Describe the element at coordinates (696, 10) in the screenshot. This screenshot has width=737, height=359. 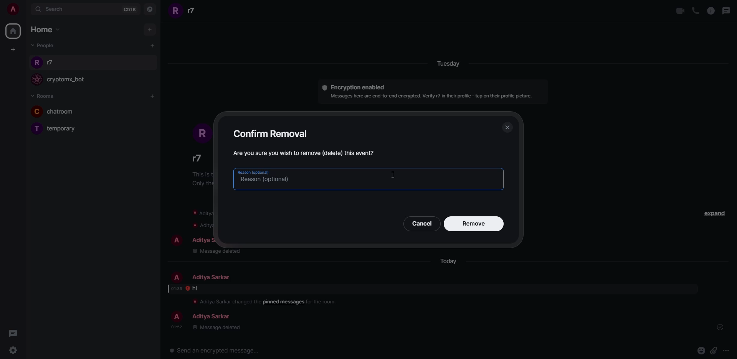
I see `voice call` at that location.